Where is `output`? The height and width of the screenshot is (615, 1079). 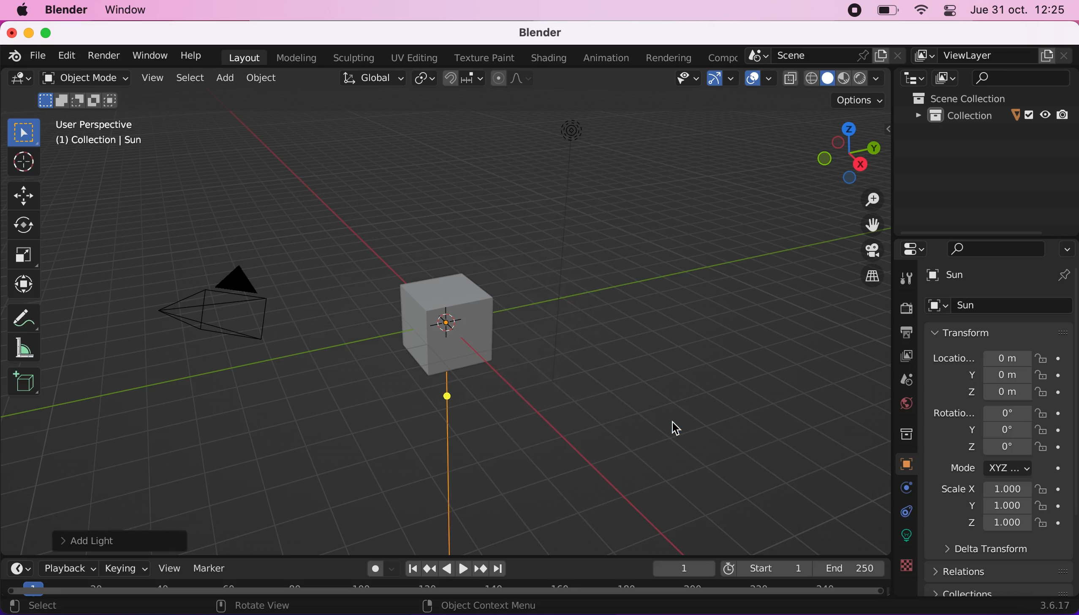
output is located at coordinates (902, 333).